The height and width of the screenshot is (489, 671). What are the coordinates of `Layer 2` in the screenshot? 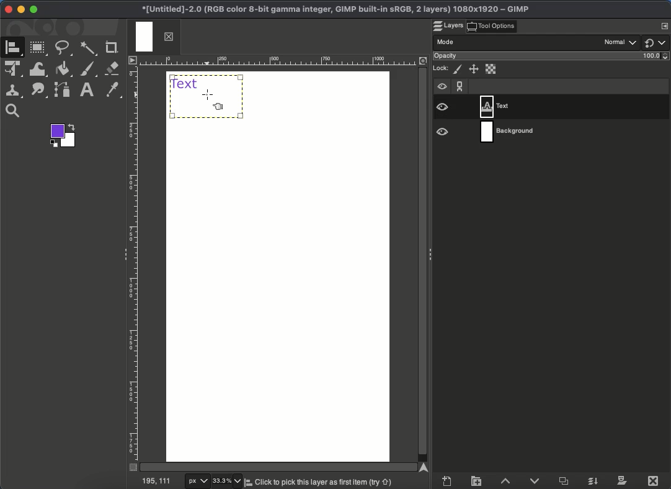 It's located at (575, 132).